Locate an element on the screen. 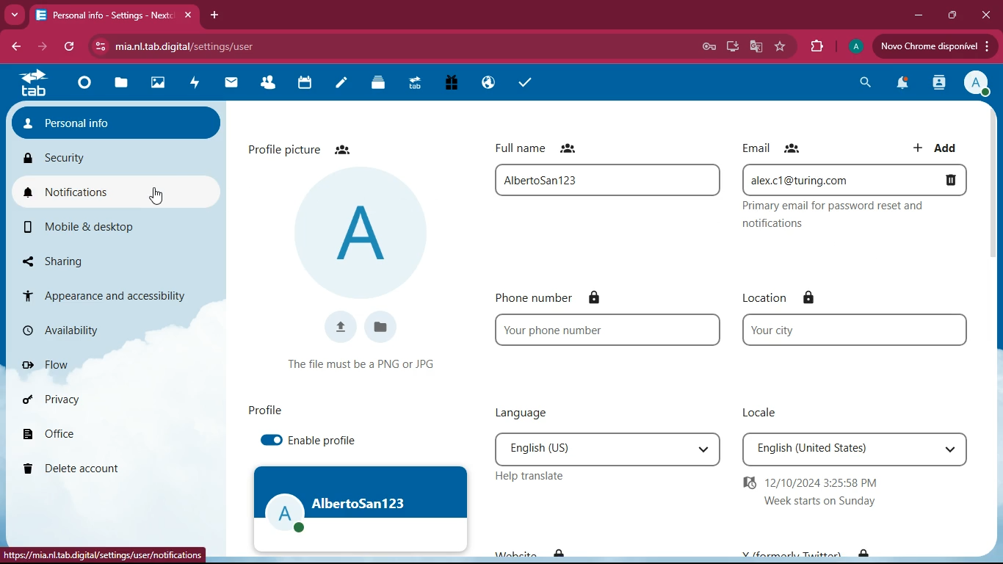  location is located at coordinates (772, 298).